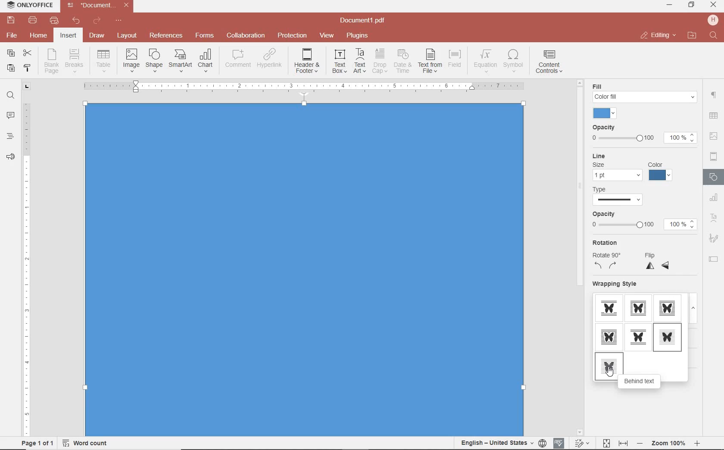  Describe the element at coordinates (10, 68) in the screenshot. I see `paste` at that location.